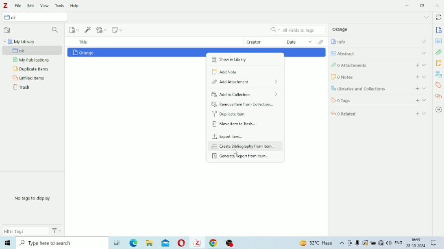 The width and height of the screenshot is (444, 249). Describe the element at coordinates (379, 100) in the screenshot. I see `Tags` at that location.